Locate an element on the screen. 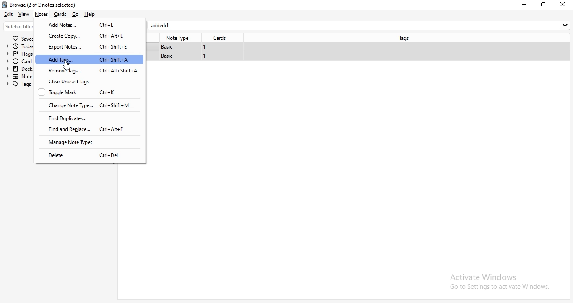  close is located at coordinates (564, 4).